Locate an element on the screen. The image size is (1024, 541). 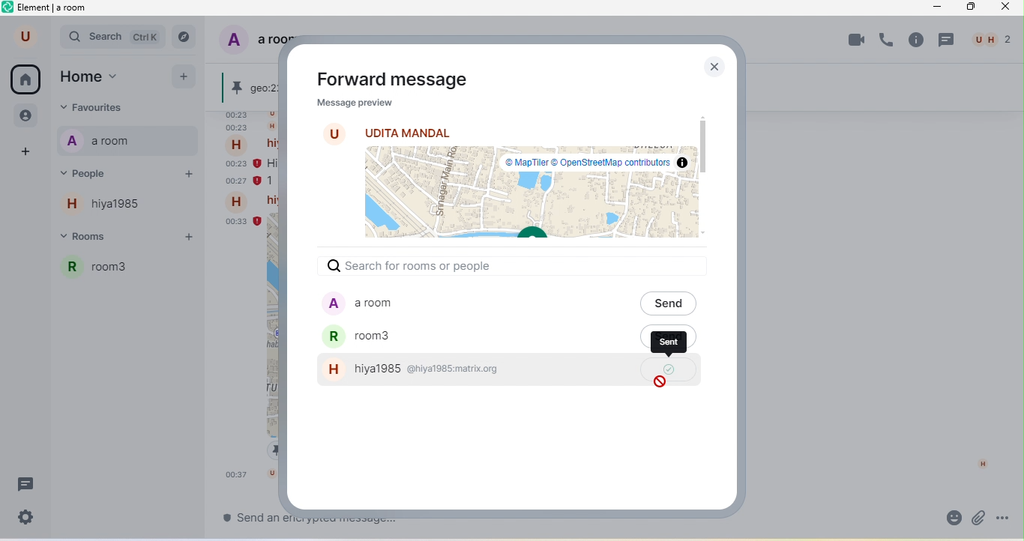
vertical scroll bar is located at coordinates (705, 142).